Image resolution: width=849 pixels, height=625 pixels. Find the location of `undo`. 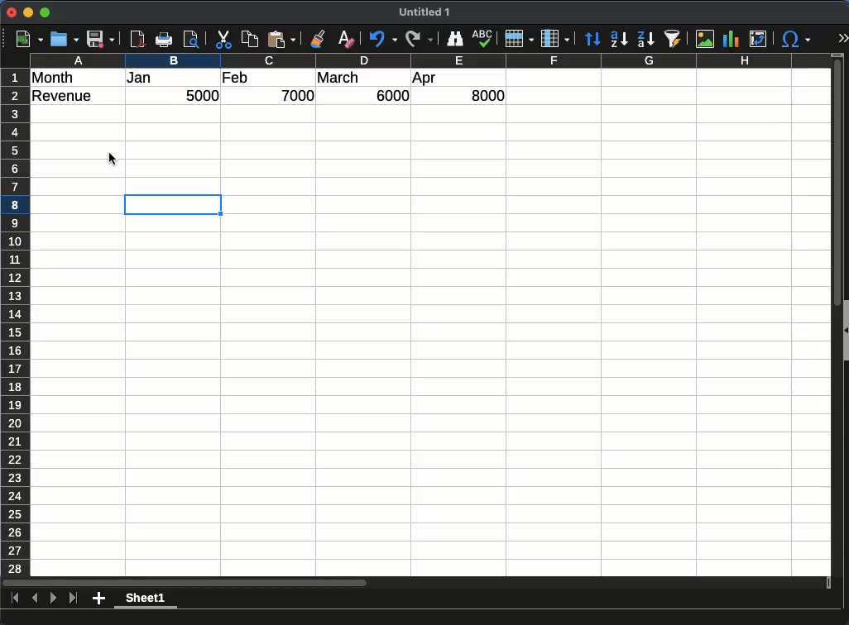

undo is located at coordinates (382, 39).